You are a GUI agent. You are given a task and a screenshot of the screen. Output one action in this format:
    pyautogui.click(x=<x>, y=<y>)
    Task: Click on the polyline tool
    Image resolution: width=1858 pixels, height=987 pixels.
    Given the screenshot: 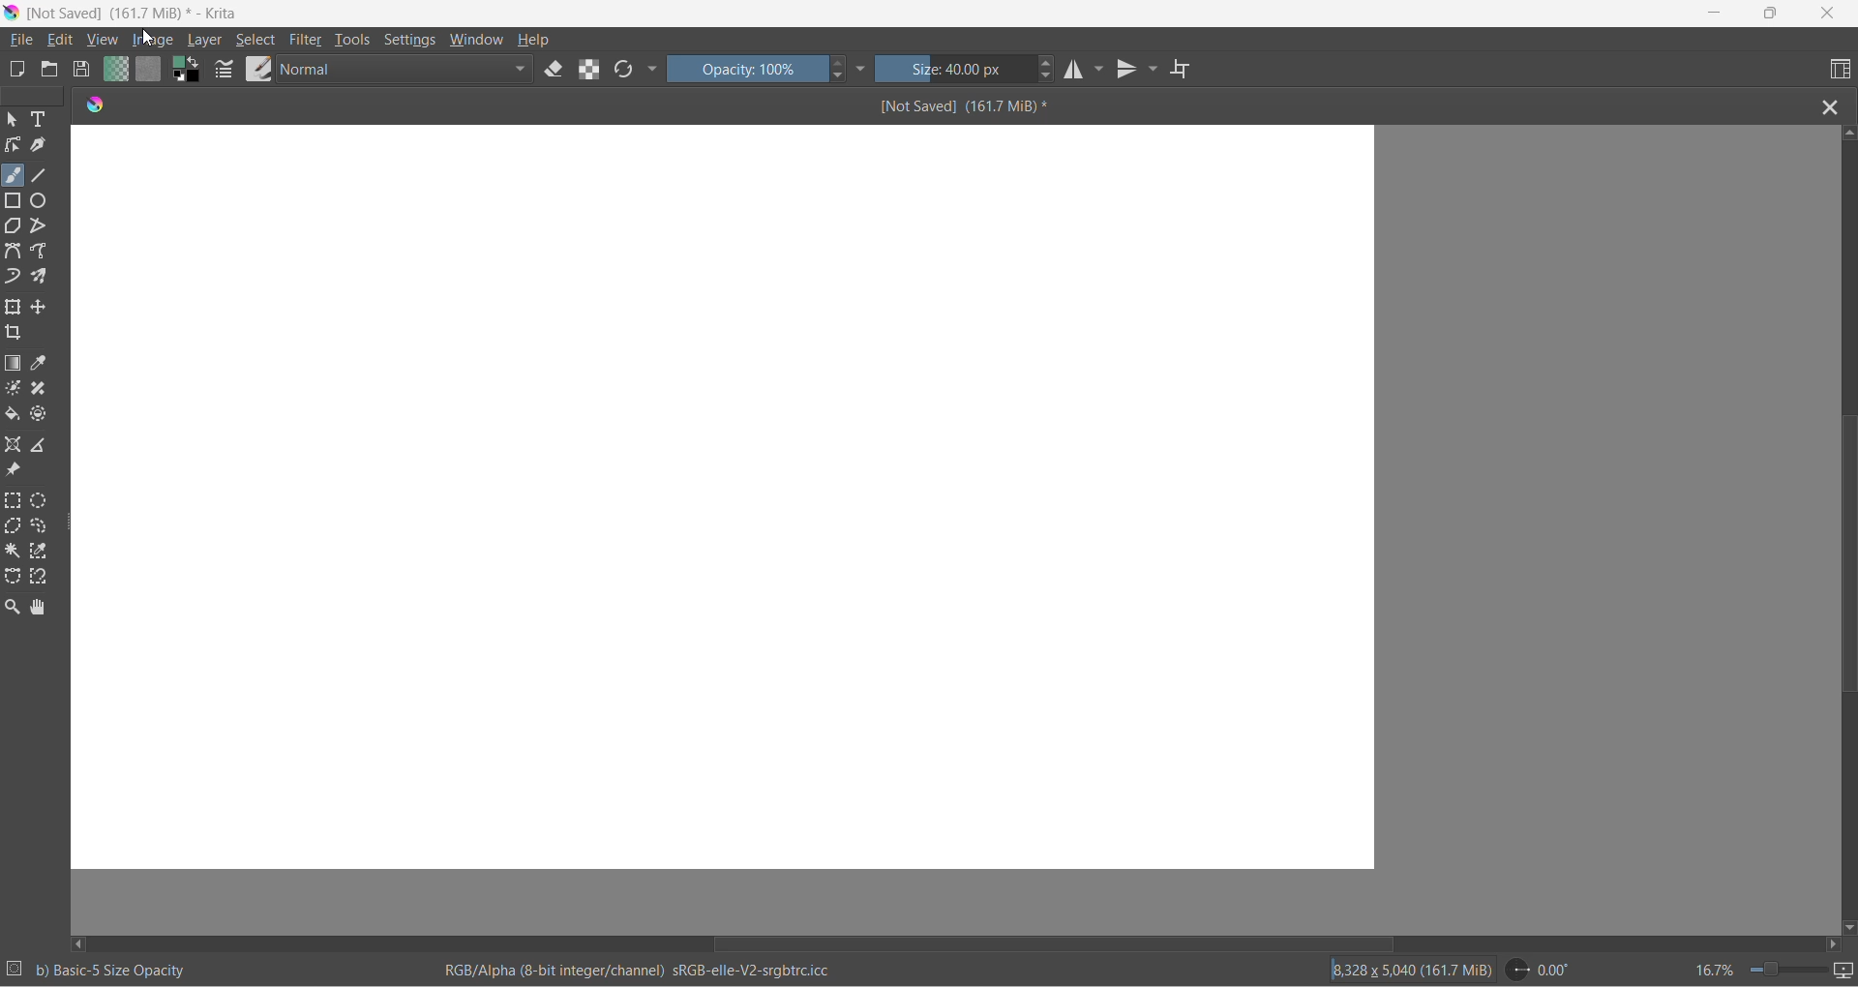 What is the action you would take?
    pyautogui.click(x=40, y=227)
    